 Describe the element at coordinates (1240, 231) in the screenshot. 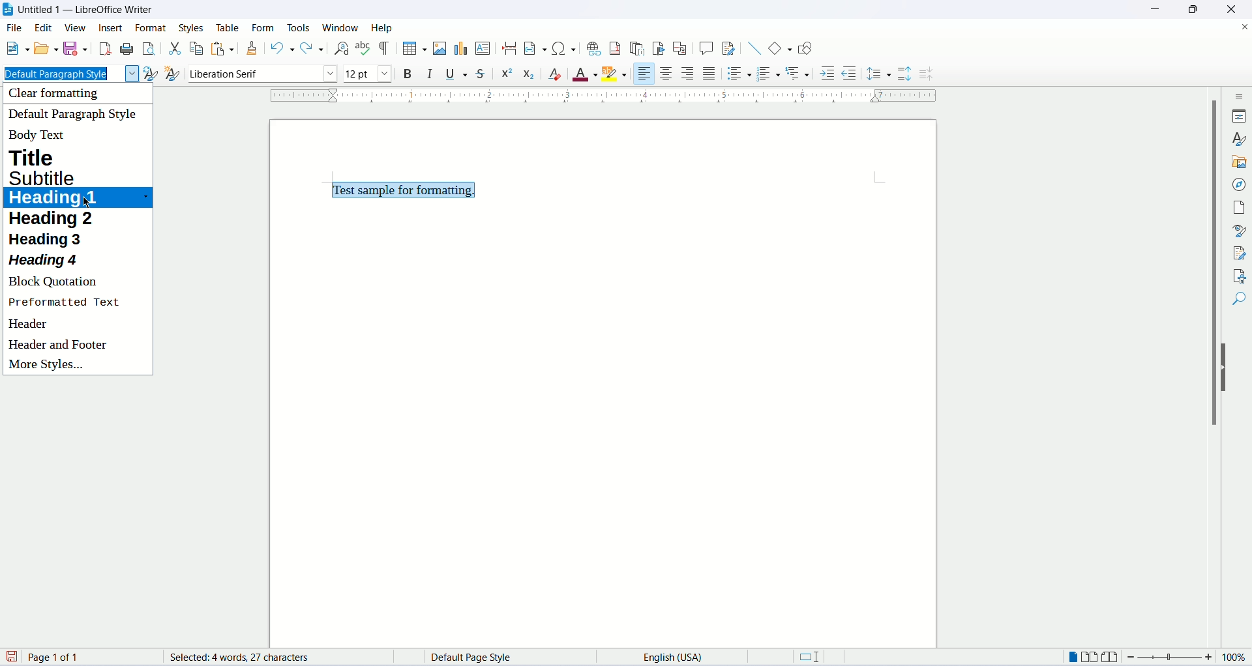

I see `style inspector` at that location.